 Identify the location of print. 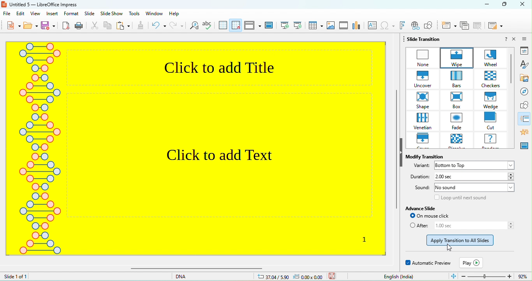
(80, 26).